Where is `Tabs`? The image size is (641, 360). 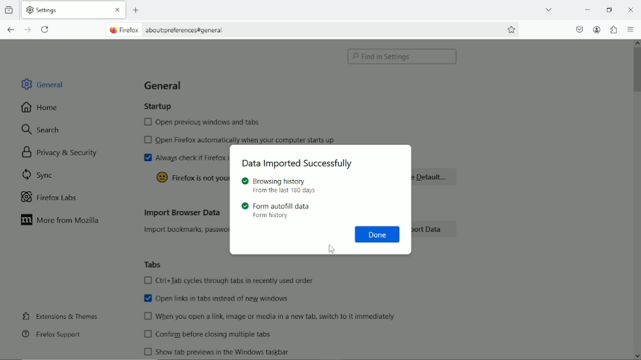
Tabs is located at coordinates (154, 264).